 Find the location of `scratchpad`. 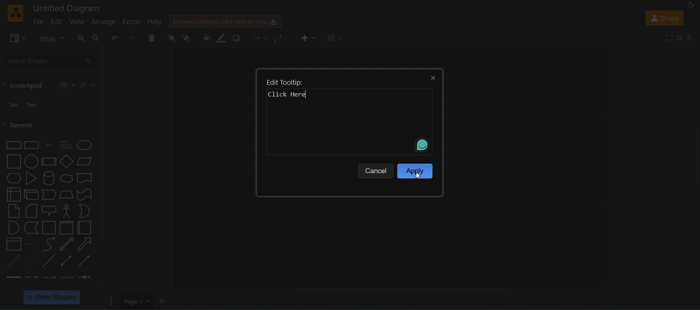

scratchpad is located at coordinates (25, 85).